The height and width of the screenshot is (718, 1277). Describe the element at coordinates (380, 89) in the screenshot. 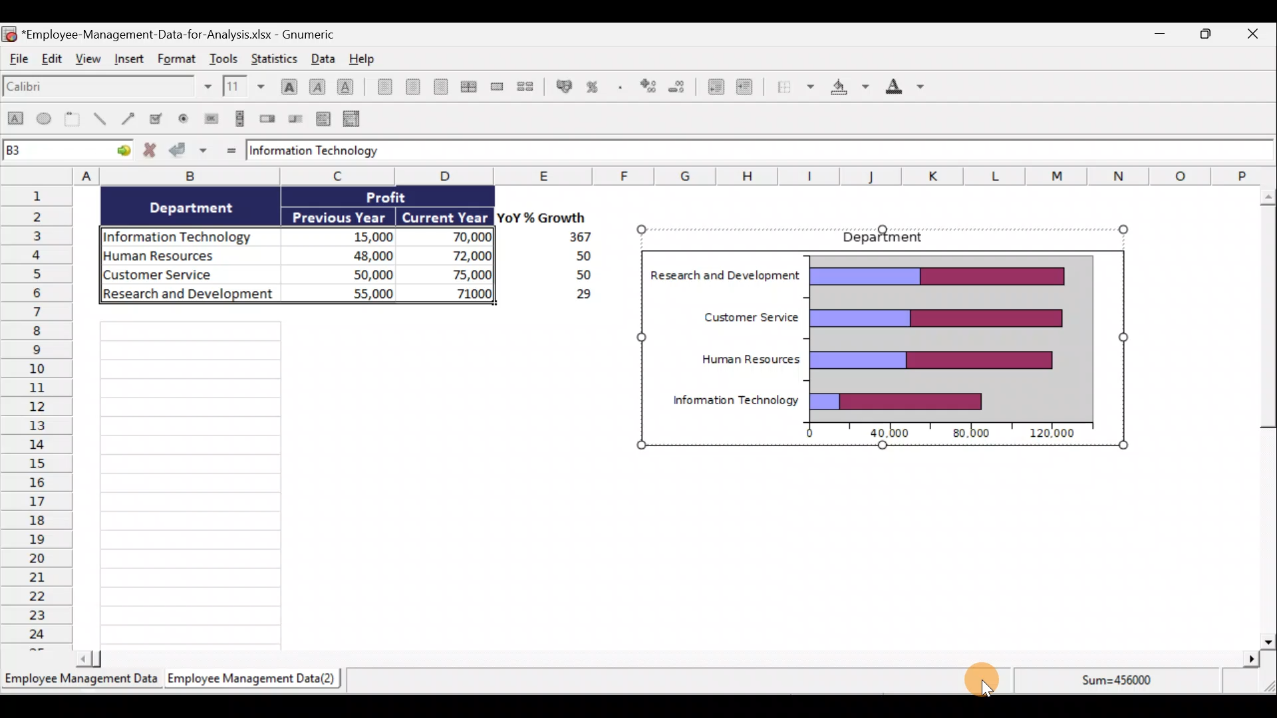

I see `Align left` at that location.